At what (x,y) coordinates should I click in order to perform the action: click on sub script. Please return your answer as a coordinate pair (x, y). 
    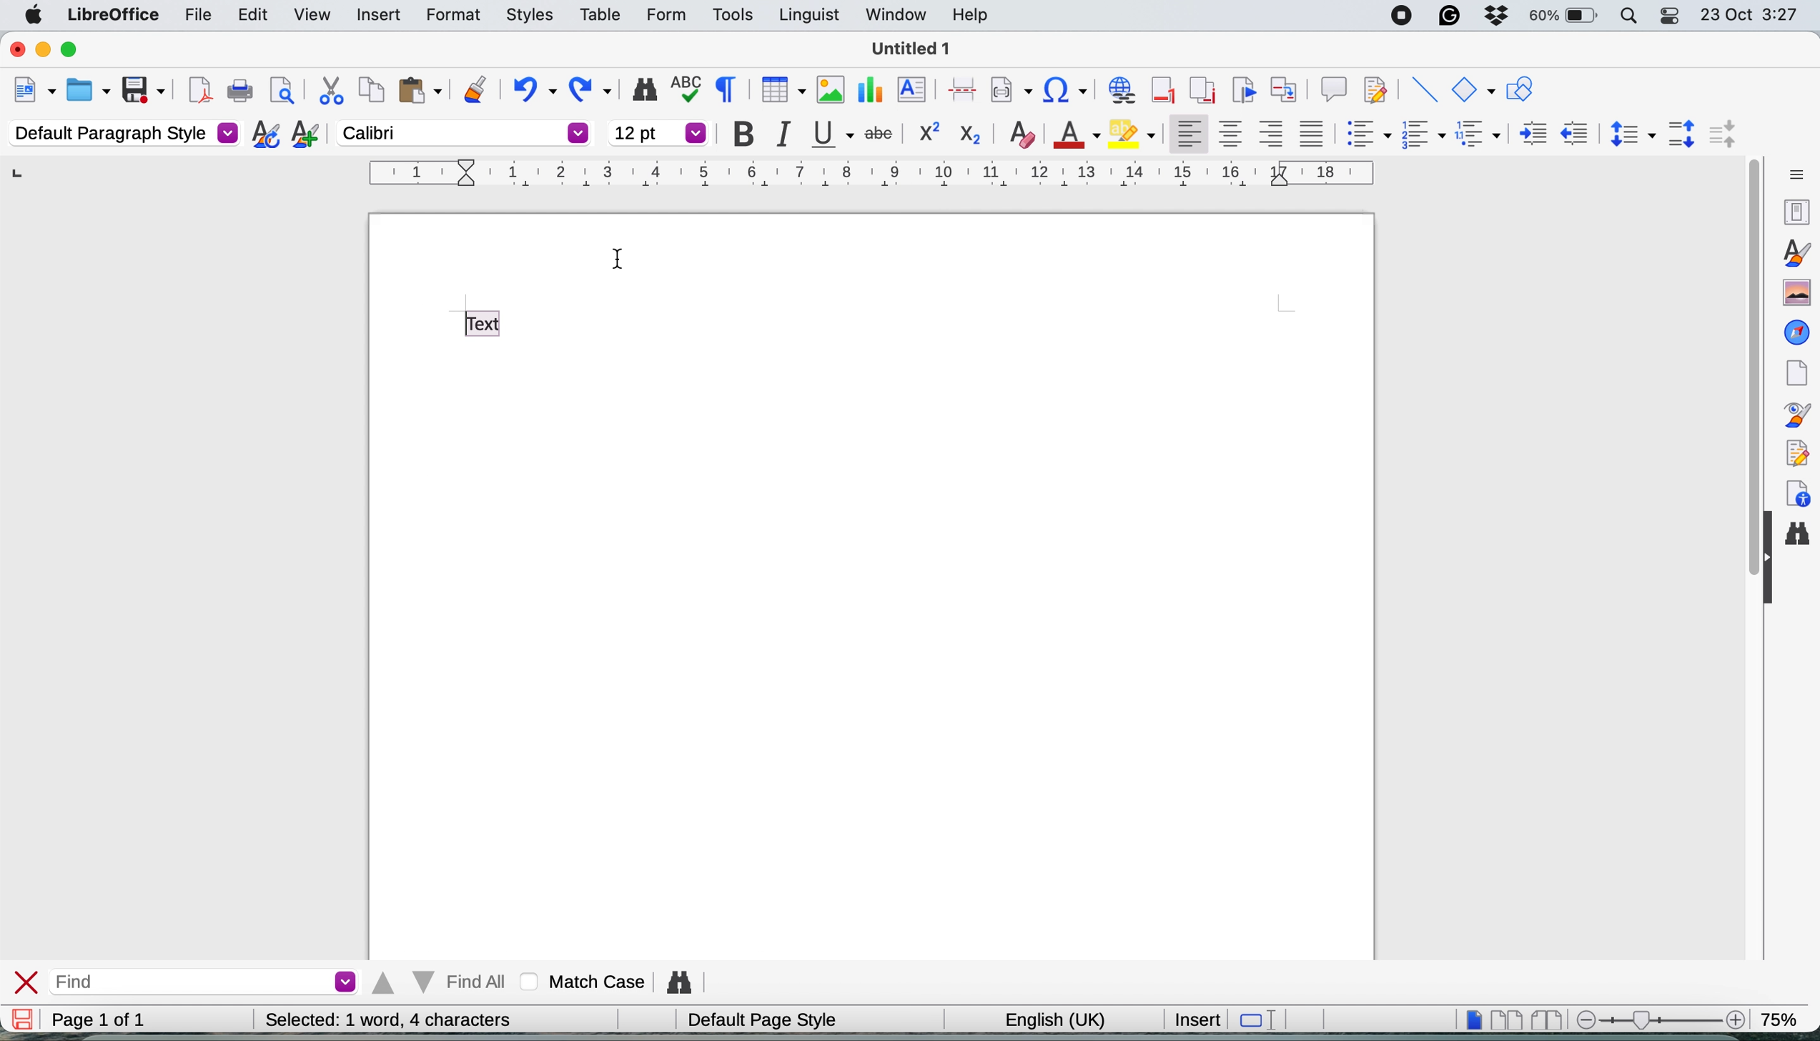
    Looking at the image, I should click on (972, 133).